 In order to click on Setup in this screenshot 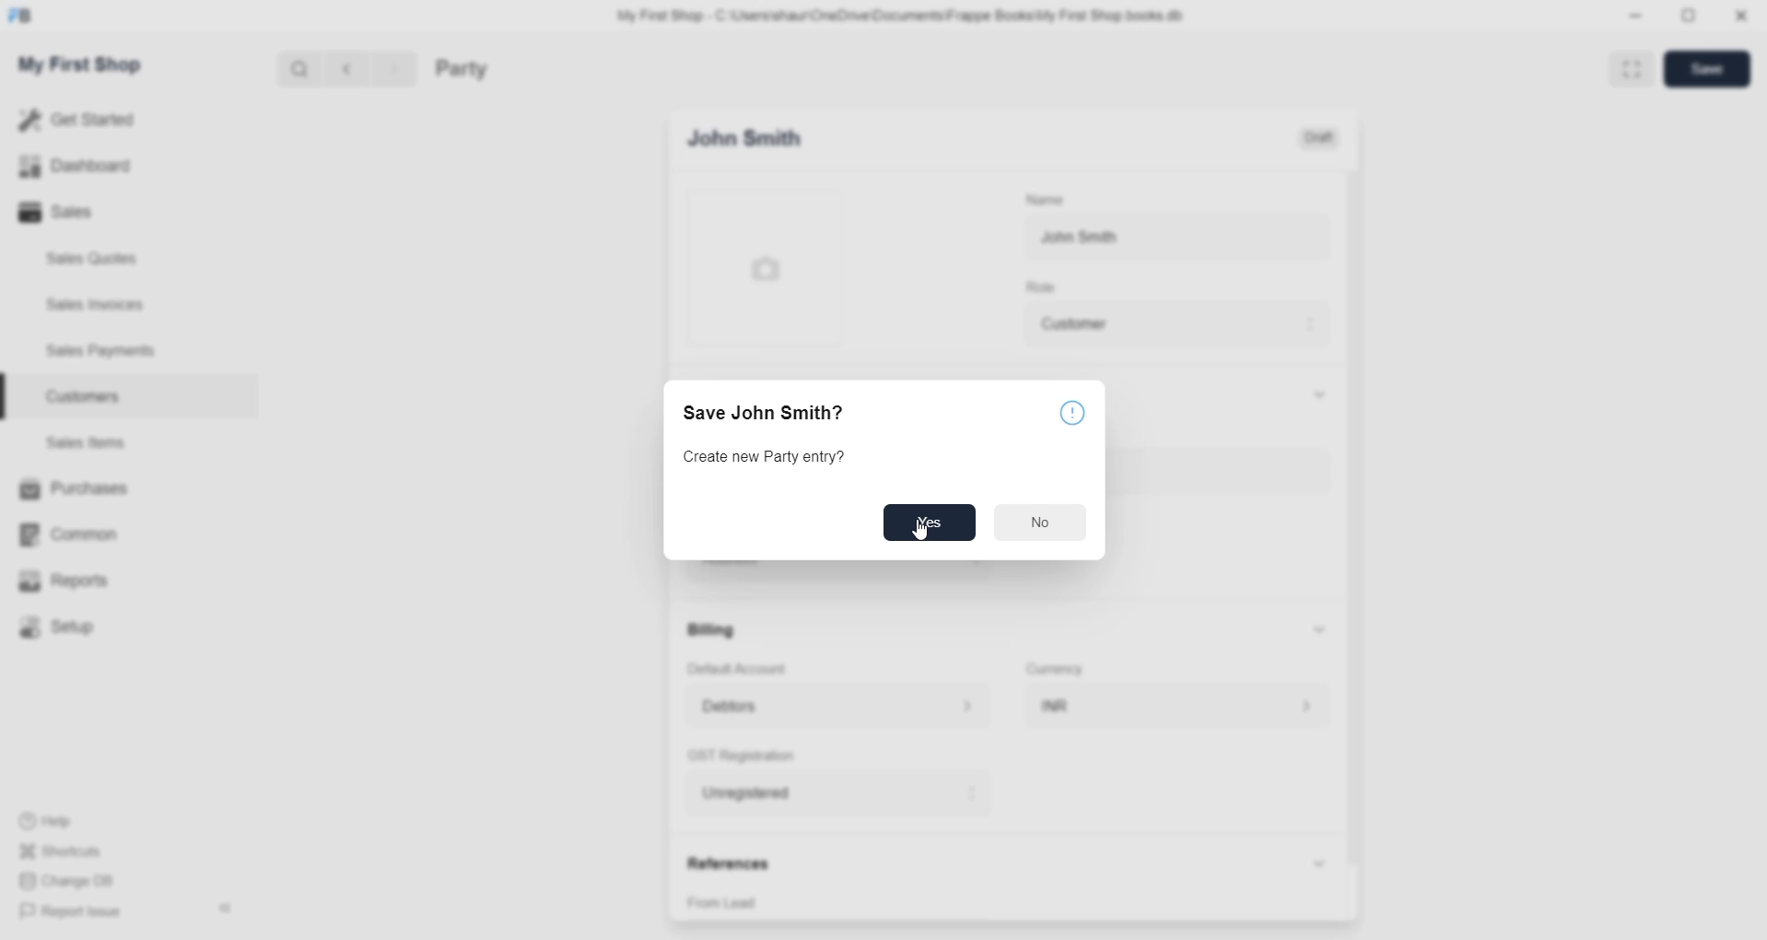, I will do `click(62, 625)`.